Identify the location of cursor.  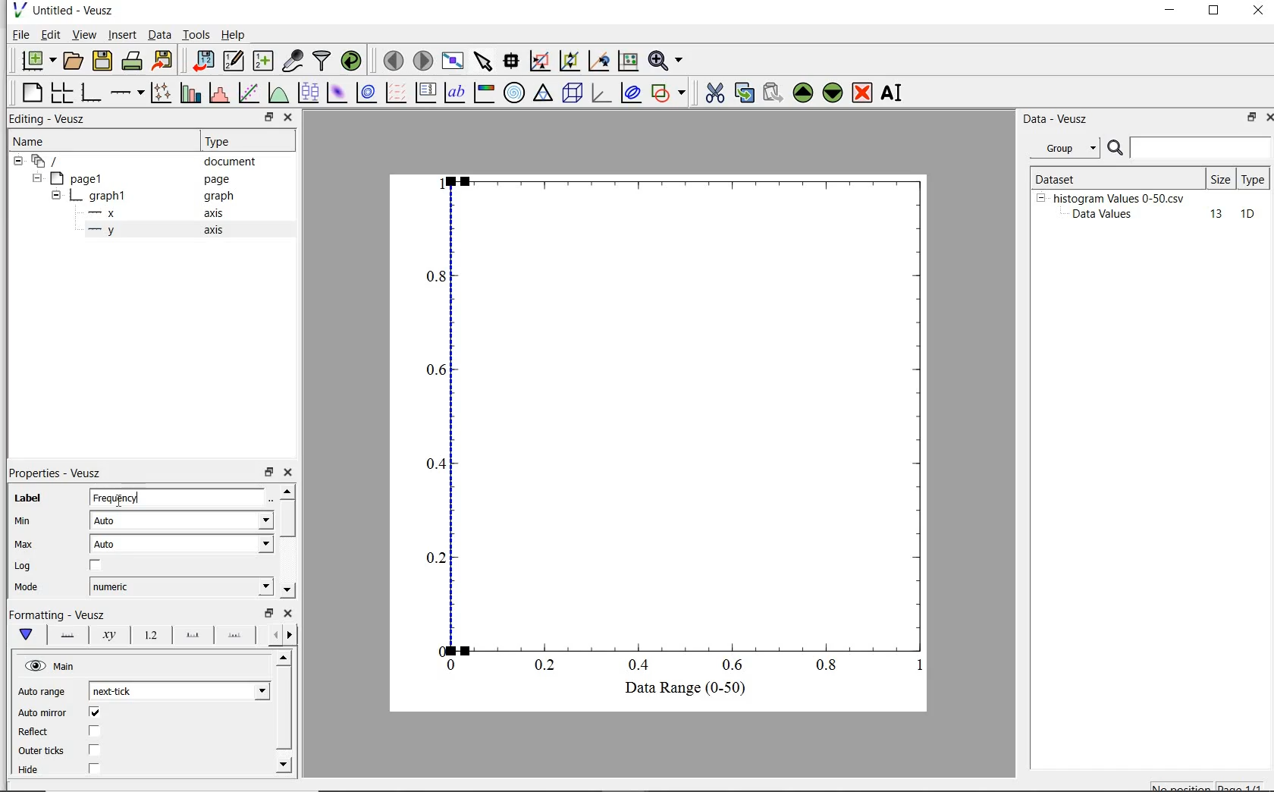
(120, 501).